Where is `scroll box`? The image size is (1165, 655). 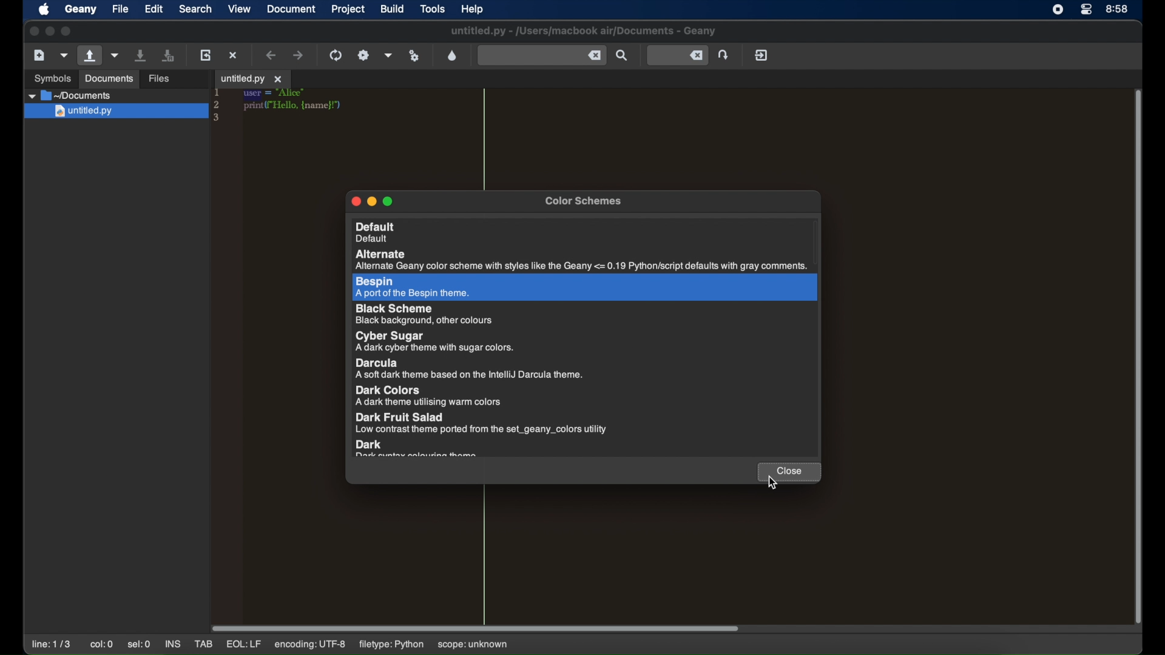
scroll box is located at coordinates (476, 629).